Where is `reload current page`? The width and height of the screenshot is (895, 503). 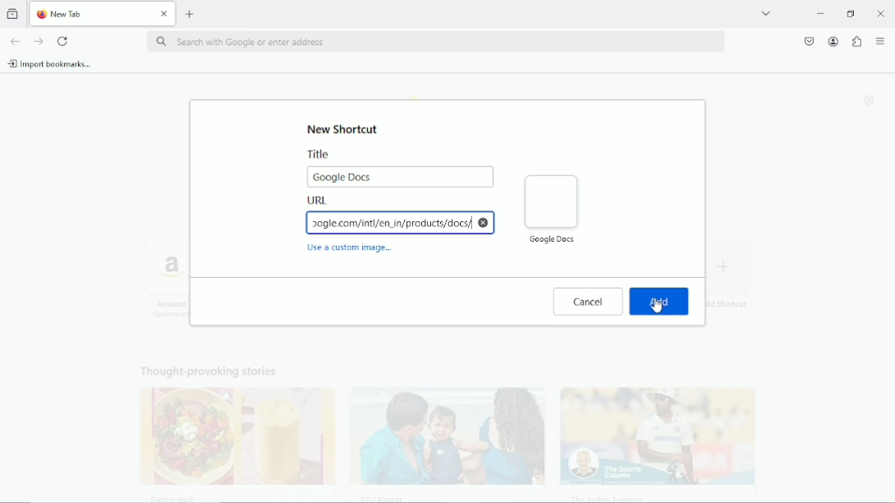 reload current page is located at coordinates (63, 41).